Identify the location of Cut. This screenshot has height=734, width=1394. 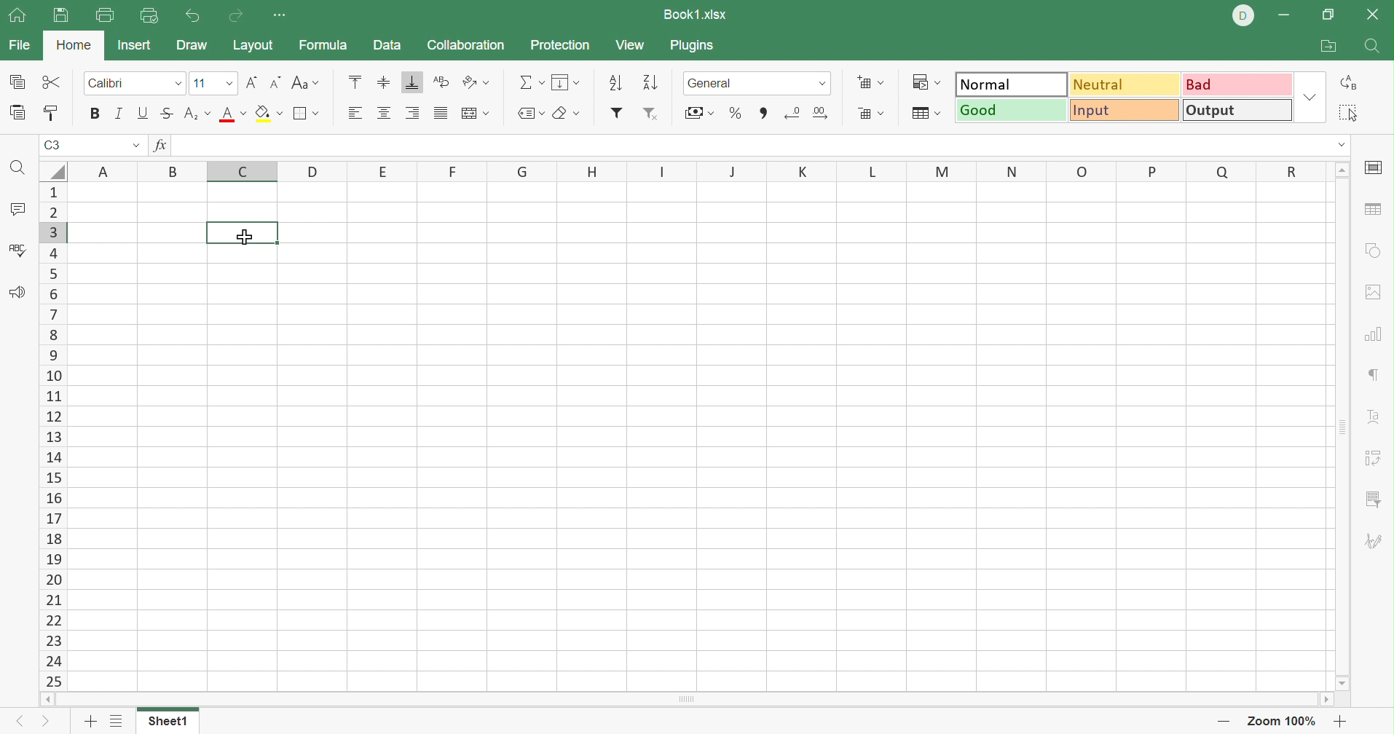
(52, 82).